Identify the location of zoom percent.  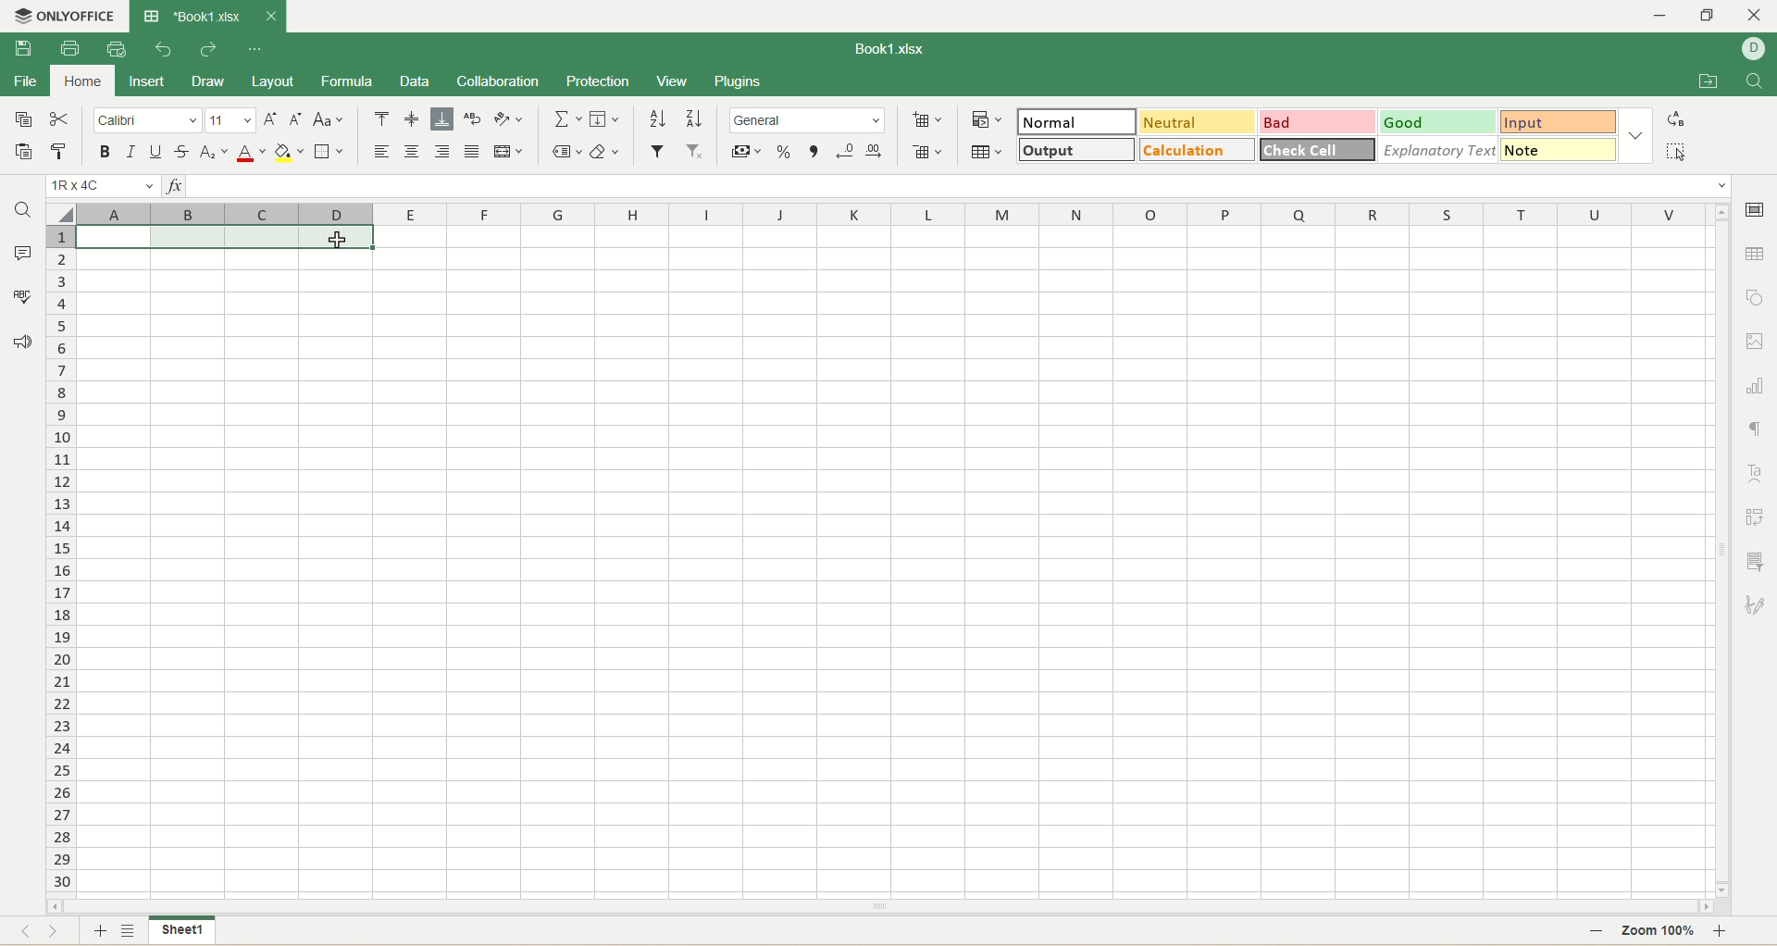
(1659, 932).